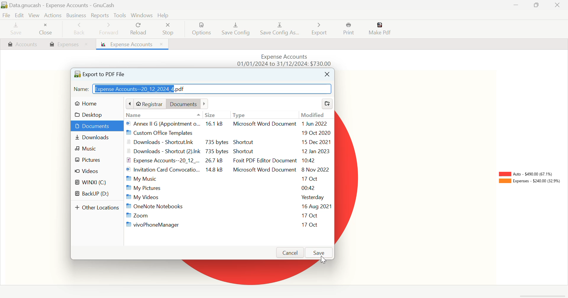 The height and width of the screenshot is (298, 568). Describe the element at coordinates (229, 197) in the screenshot. I see `My Videos` at that location.